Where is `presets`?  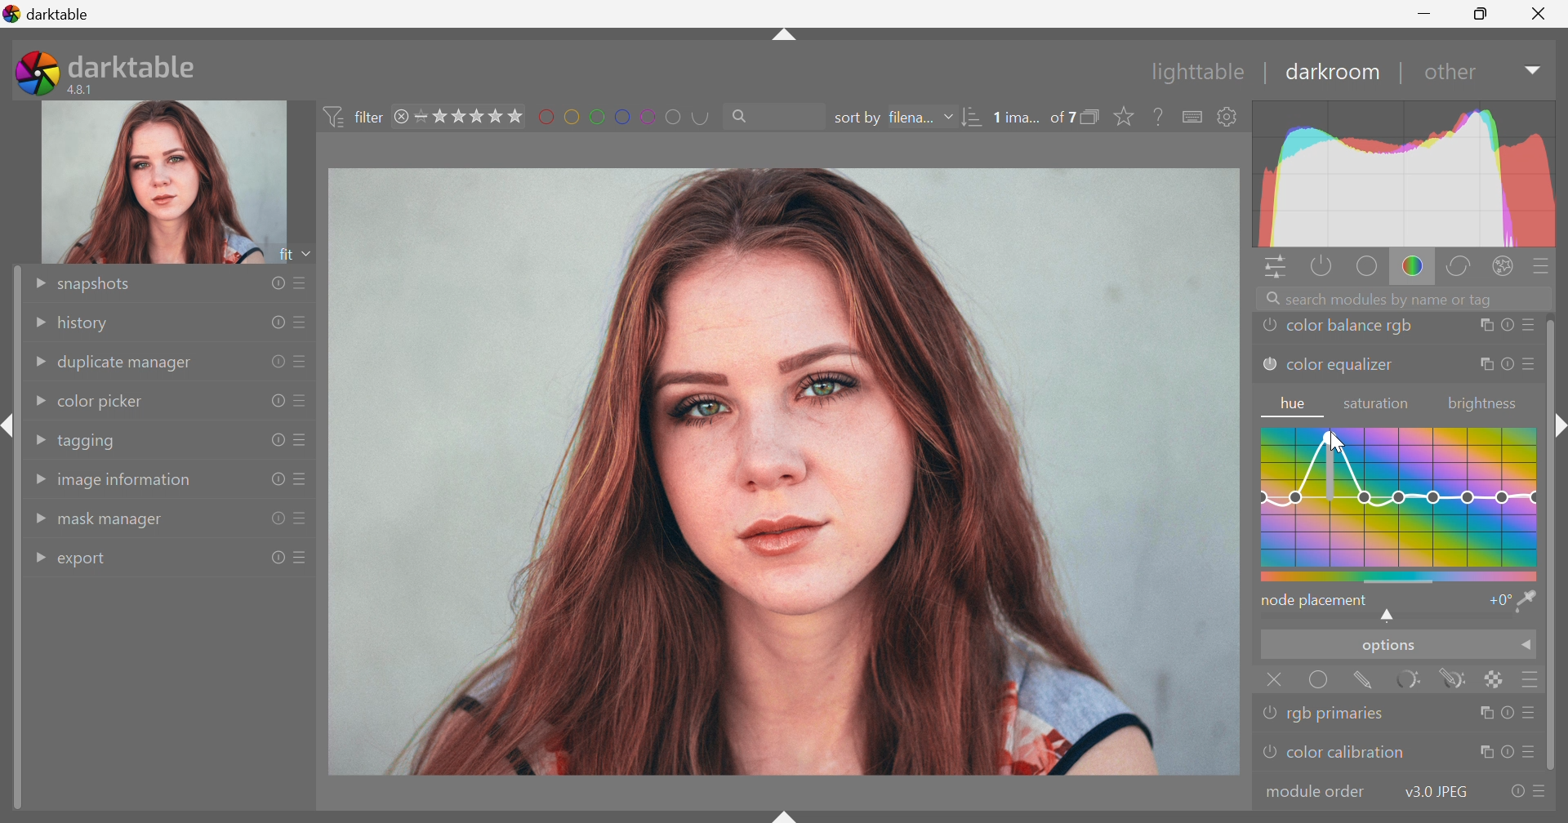 presets is located at coordinates (1530, 326).